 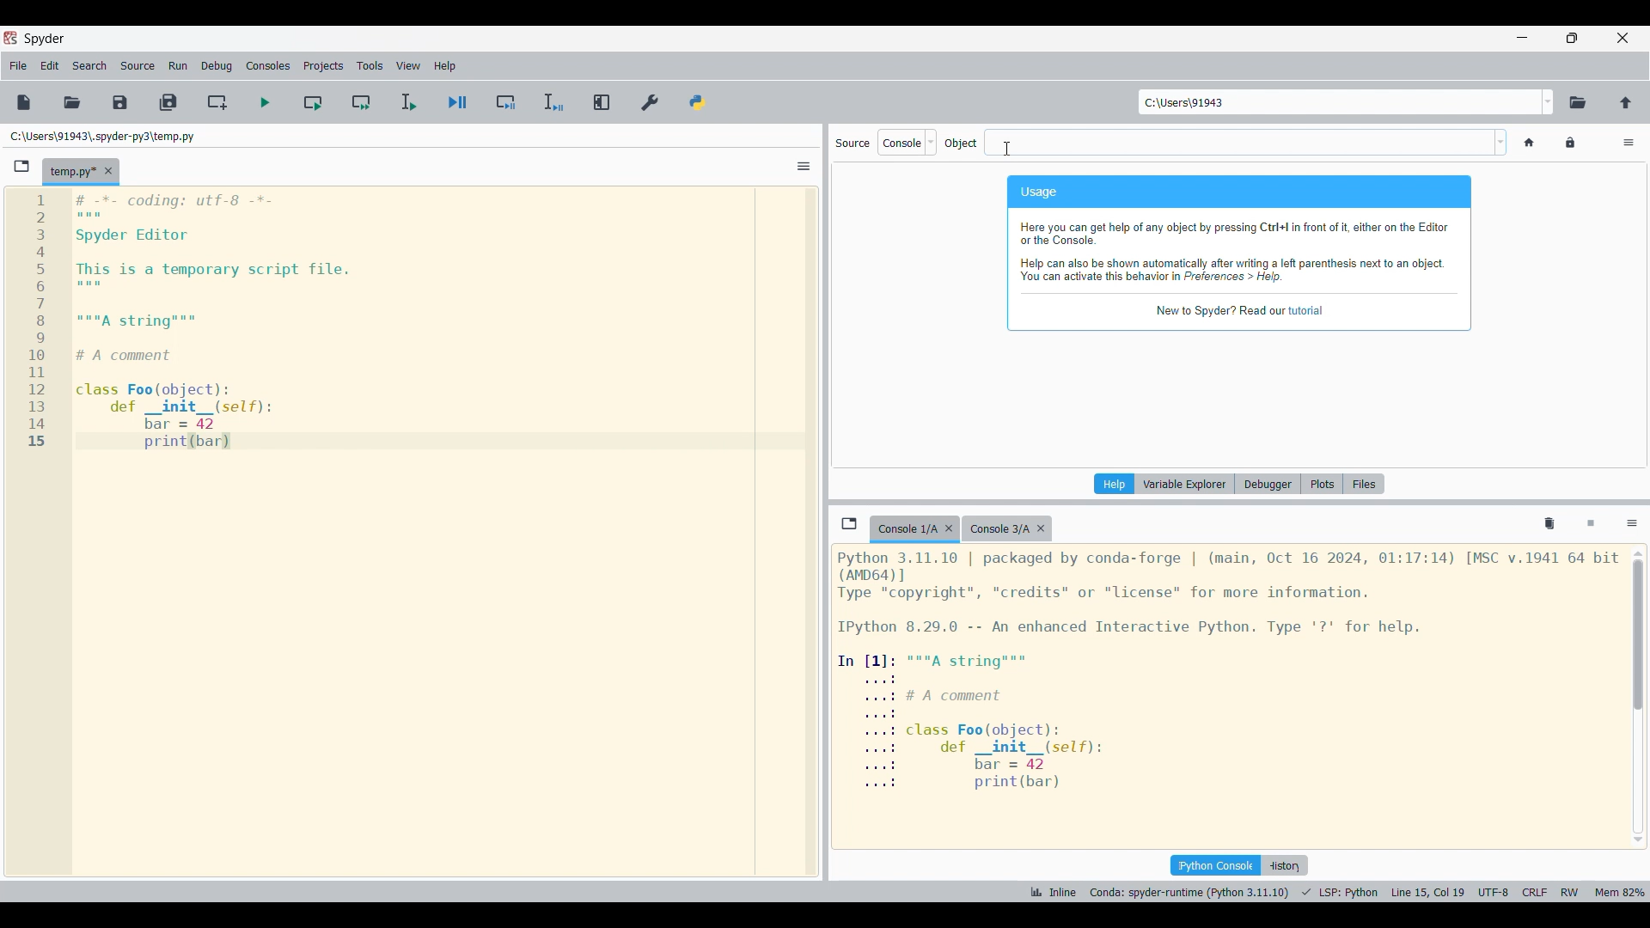 What do you see at coordinates (168, 102) in the screenshot?
I see `Save all files` at bounding box center [168, 102].